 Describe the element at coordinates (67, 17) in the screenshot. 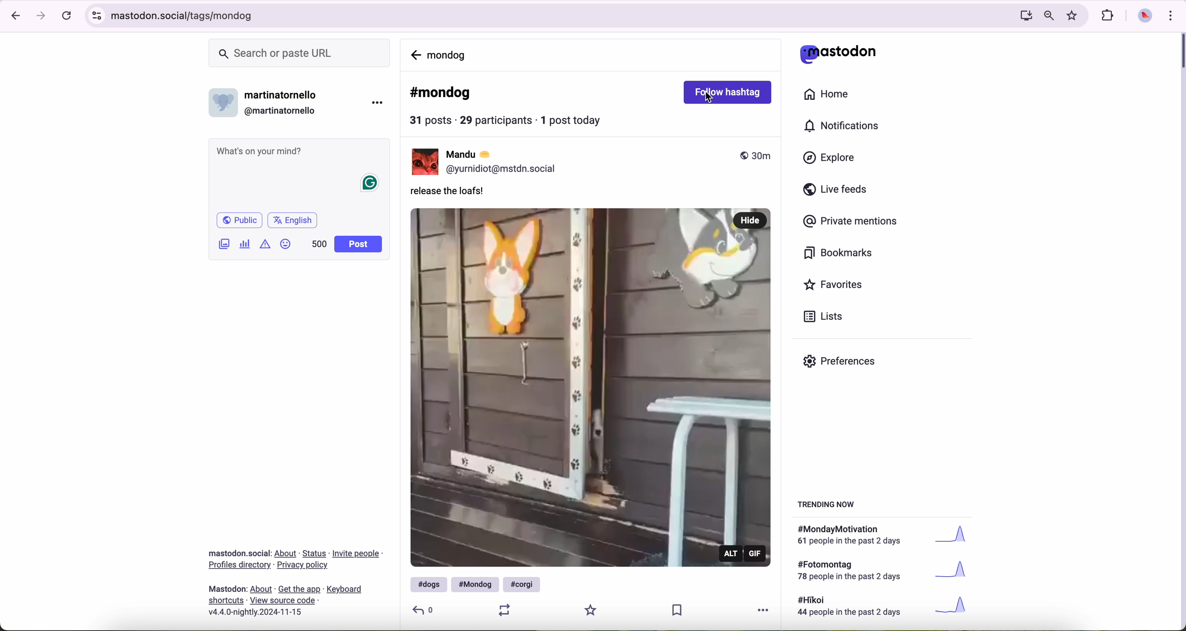

I see `refresh the page` at that location.